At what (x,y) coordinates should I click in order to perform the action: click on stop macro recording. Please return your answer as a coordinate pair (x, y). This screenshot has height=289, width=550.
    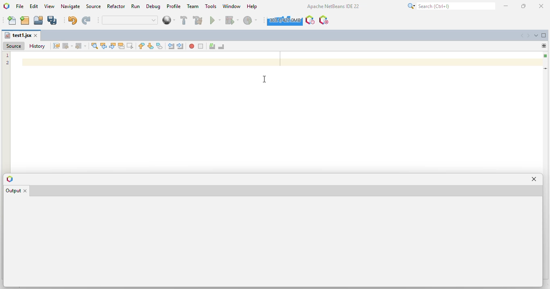
    Looking at the image, I should click on (201, 47).